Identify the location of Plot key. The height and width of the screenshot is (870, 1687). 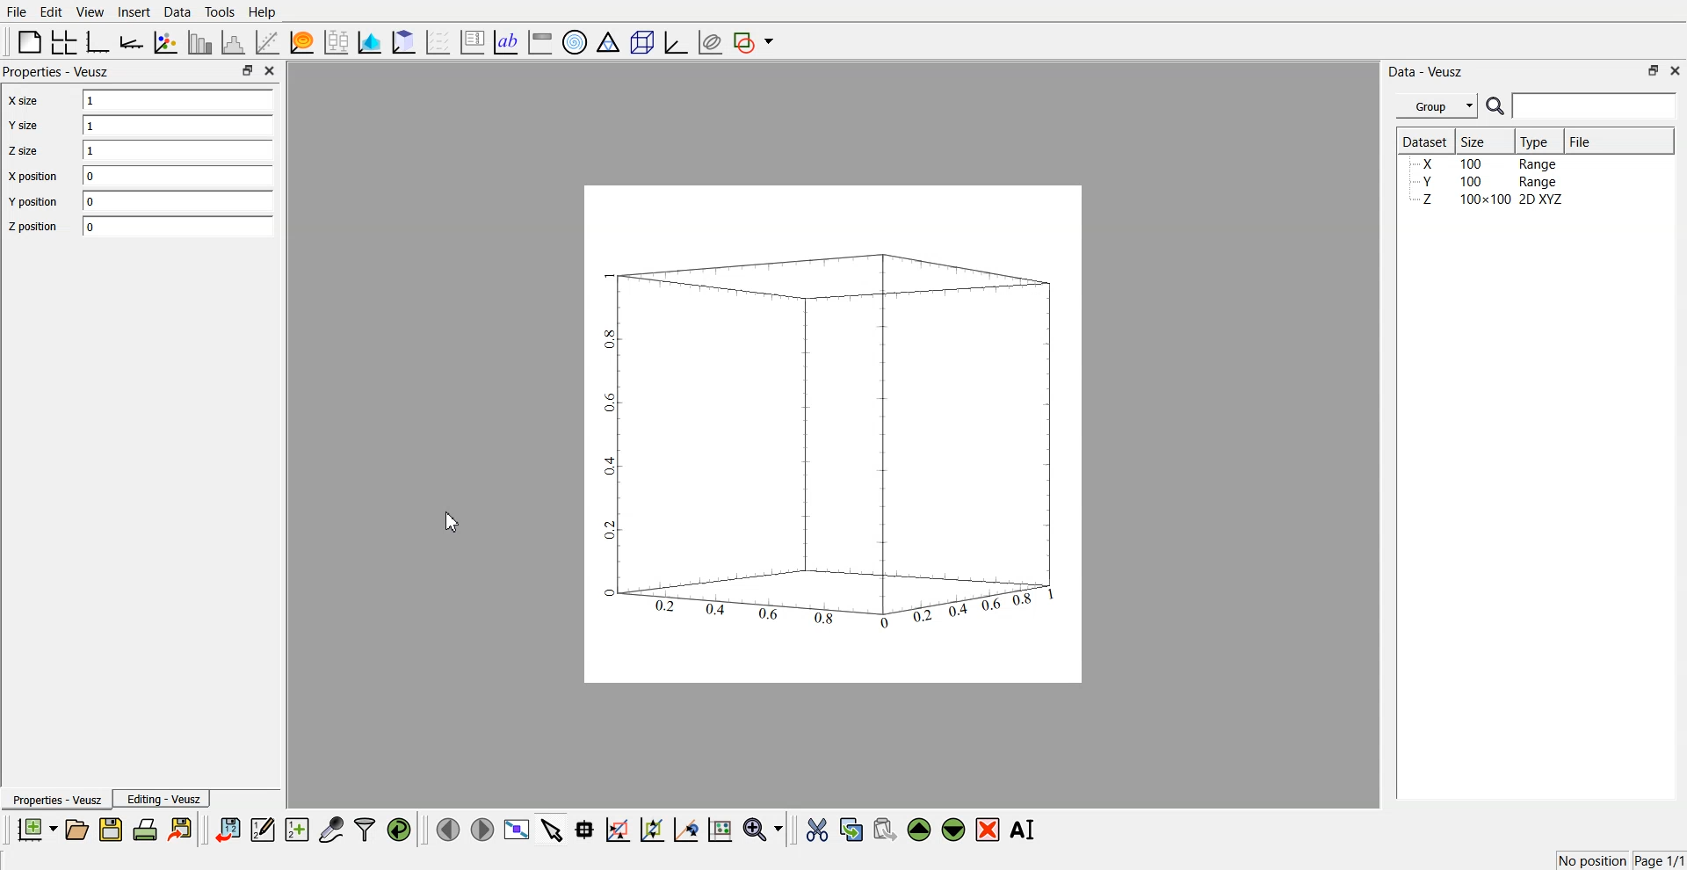
(472, 42).